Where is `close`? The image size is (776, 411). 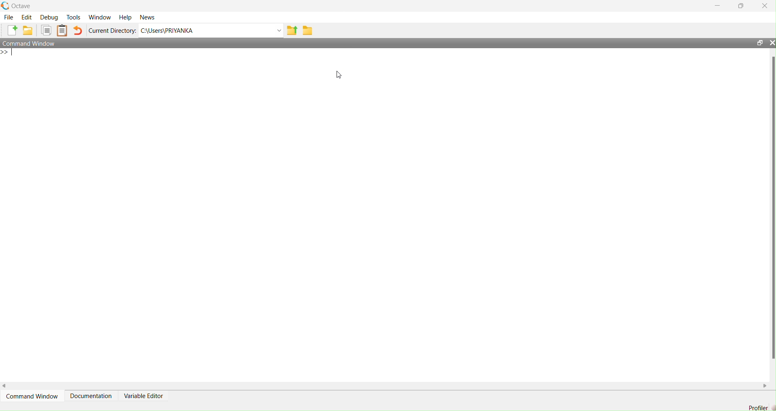 close is located at coordinates (766, 6).